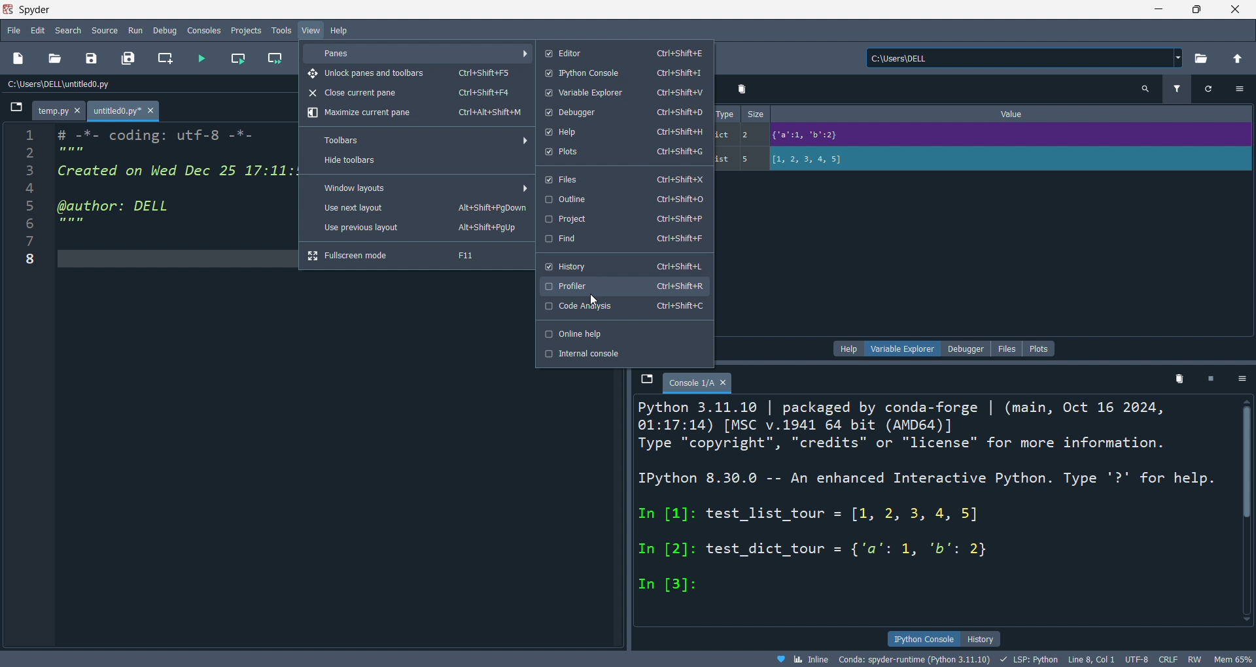 The width and height of the screenshot is (1256, 667). What do you see at coordinates (199, 58) in the screenshot?
I see `run file` at bounding box center [199, 58].